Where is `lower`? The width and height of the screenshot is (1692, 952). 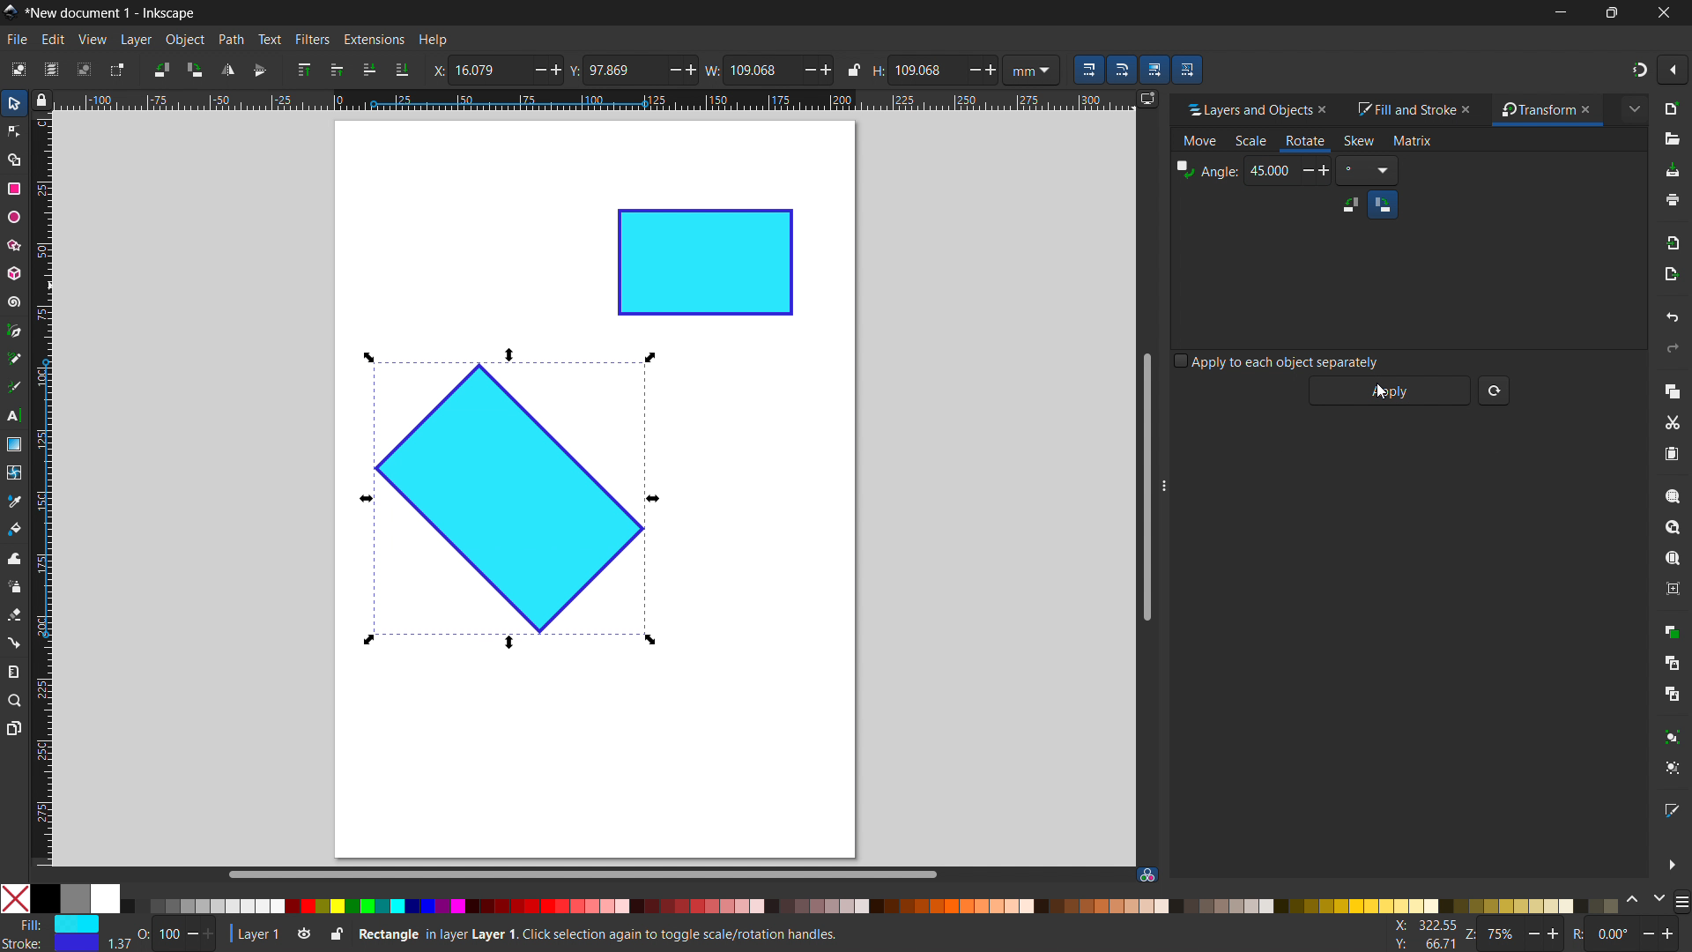 lower is located at coordinates (369, 69).